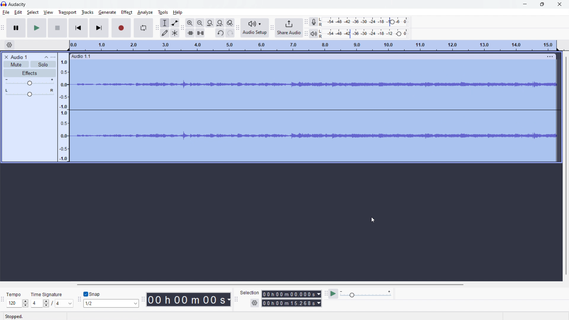 The width and height of the screenshot is (569, 320). I want to click on undo, so click(220, 33).